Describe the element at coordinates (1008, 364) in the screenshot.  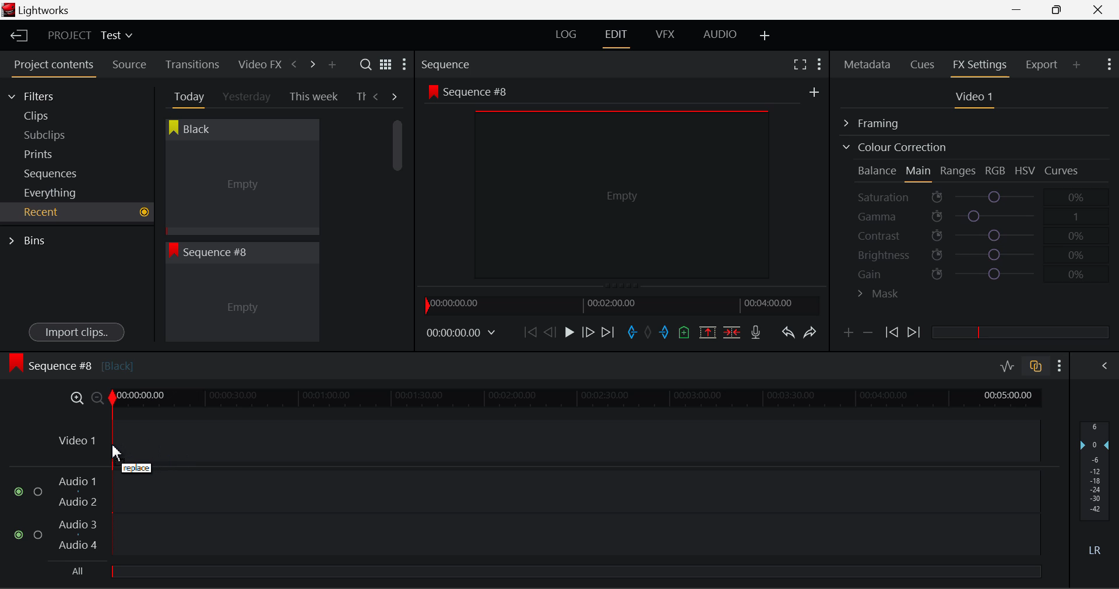
I see `Toggle audio editing levels` at that location.